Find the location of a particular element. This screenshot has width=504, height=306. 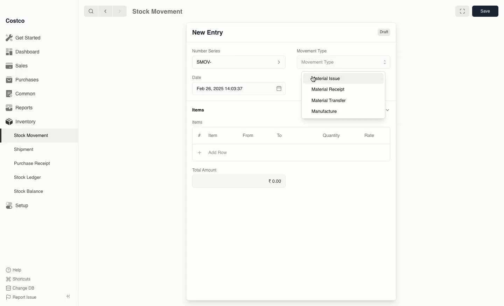

items is located at coordinates (199, 110).